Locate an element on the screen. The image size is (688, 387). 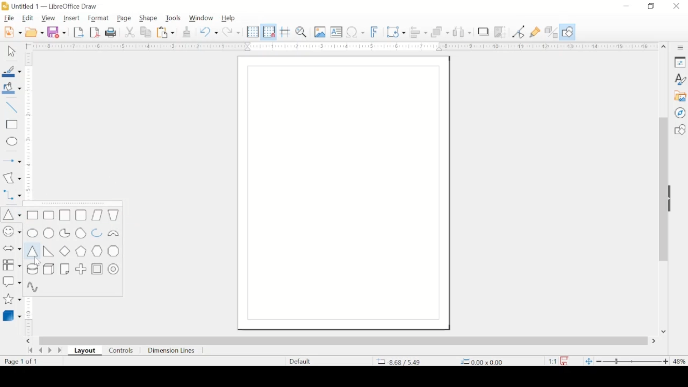
trapezoid is located at coordinates (114, 215).